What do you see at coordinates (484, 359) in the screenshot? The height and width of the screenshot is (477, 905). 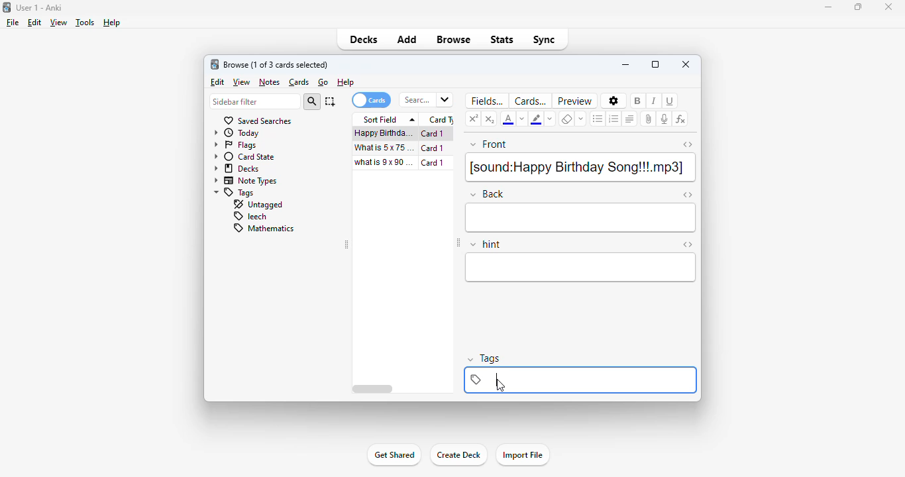 I see `tags` at bounding box center [484, 359].